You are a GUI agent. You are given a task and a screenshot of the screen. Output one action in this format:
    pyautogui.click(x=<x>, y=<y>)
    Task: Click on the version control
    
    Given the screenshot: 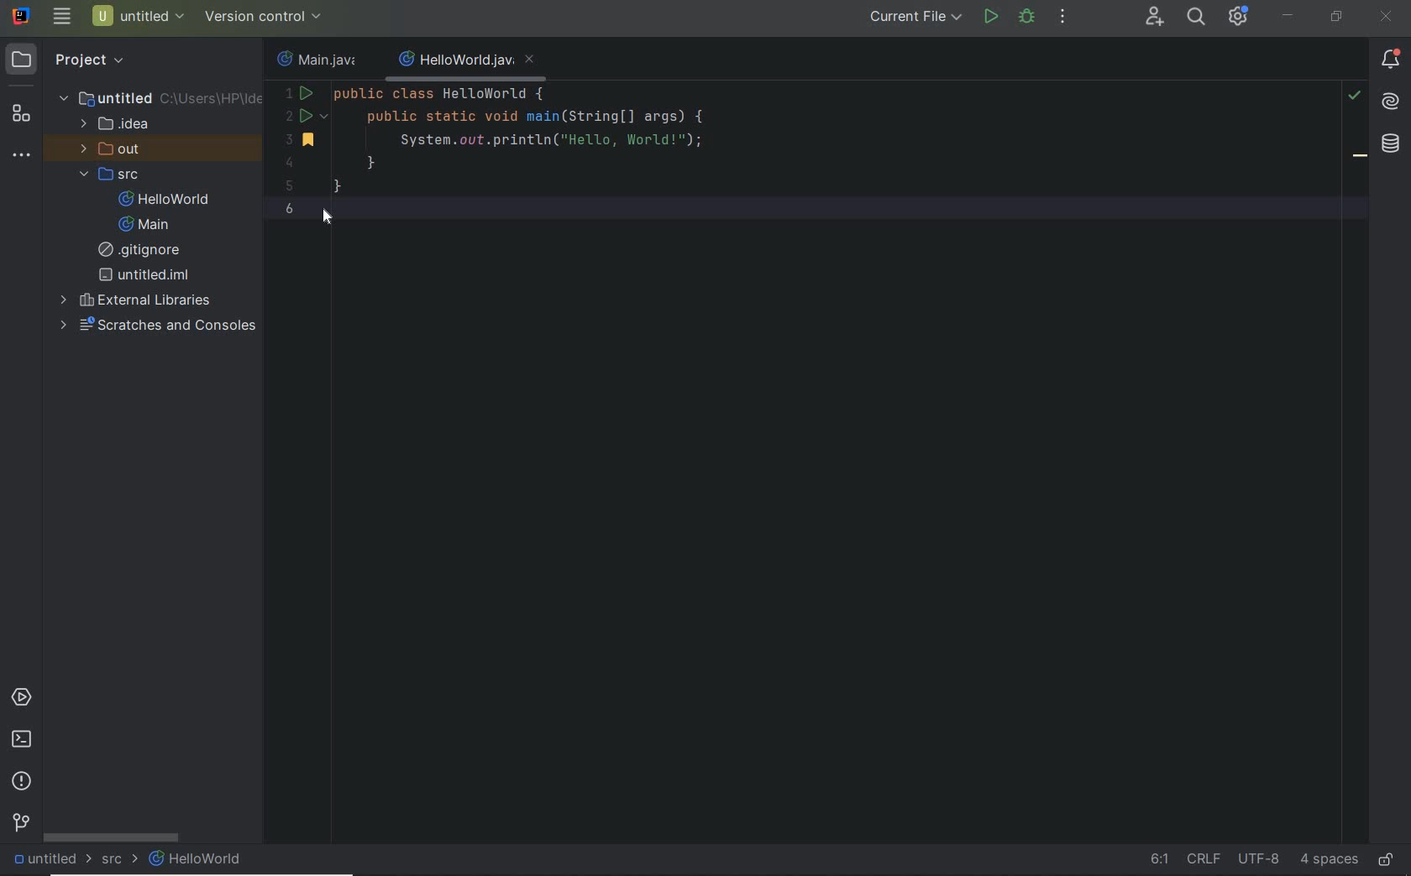 What is the action you would take?
    pyautogui.click(x=22, y=823)
    